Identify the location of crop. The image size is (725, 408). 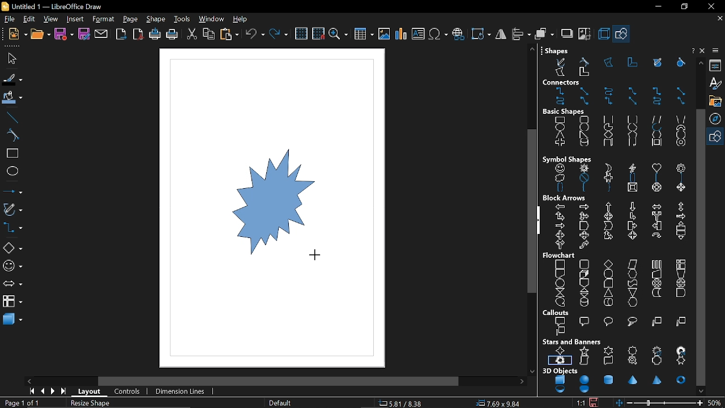
(586, 36).